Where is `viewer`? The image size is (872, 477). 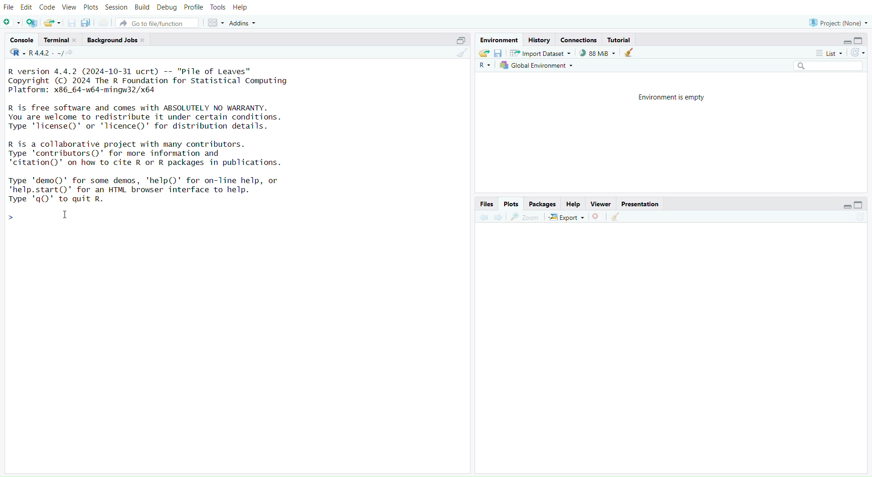 viewer is located at coordinates (602, 204).